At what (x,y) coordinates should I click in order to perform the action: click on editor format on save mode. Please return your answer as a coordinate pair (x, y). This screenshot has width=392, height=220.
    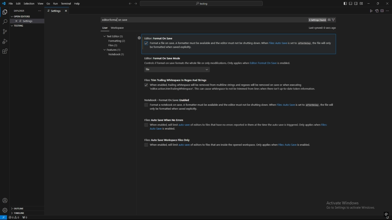
    Looking at the image, I should click on (220, 58).